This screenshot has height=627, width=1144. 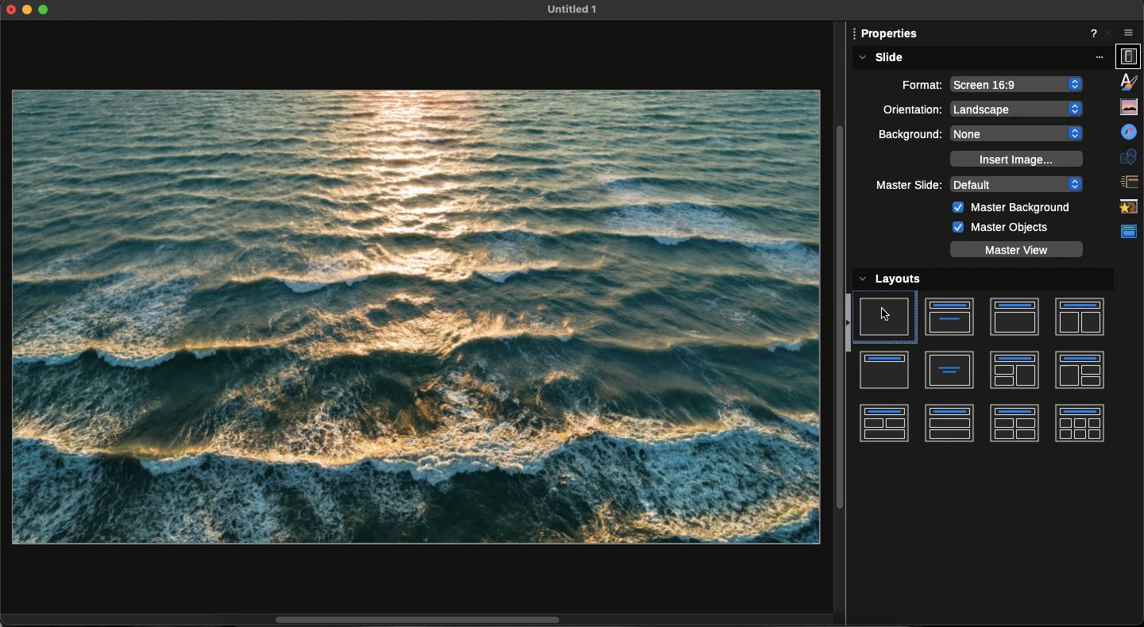 I want to click on Master view, so click(x=1016, y=249).